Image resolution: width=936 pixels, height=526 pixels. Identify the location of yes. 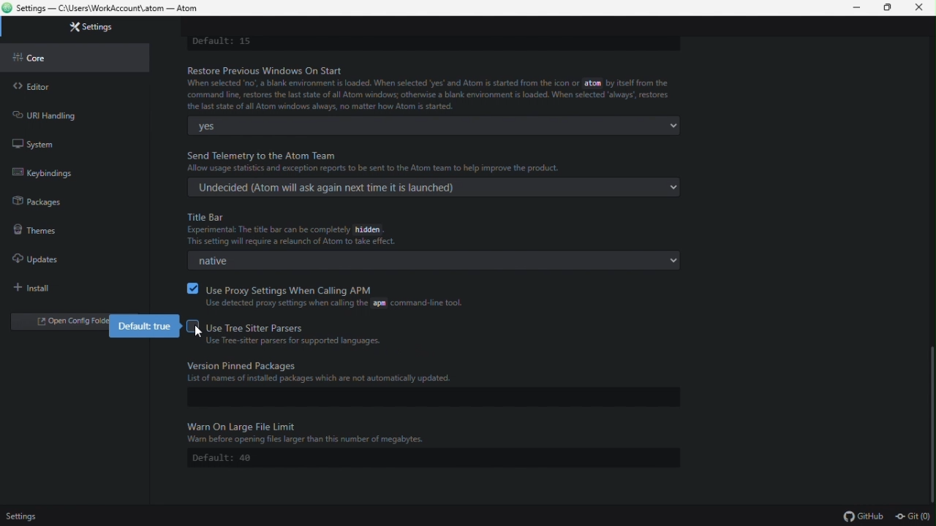
(434, 126).